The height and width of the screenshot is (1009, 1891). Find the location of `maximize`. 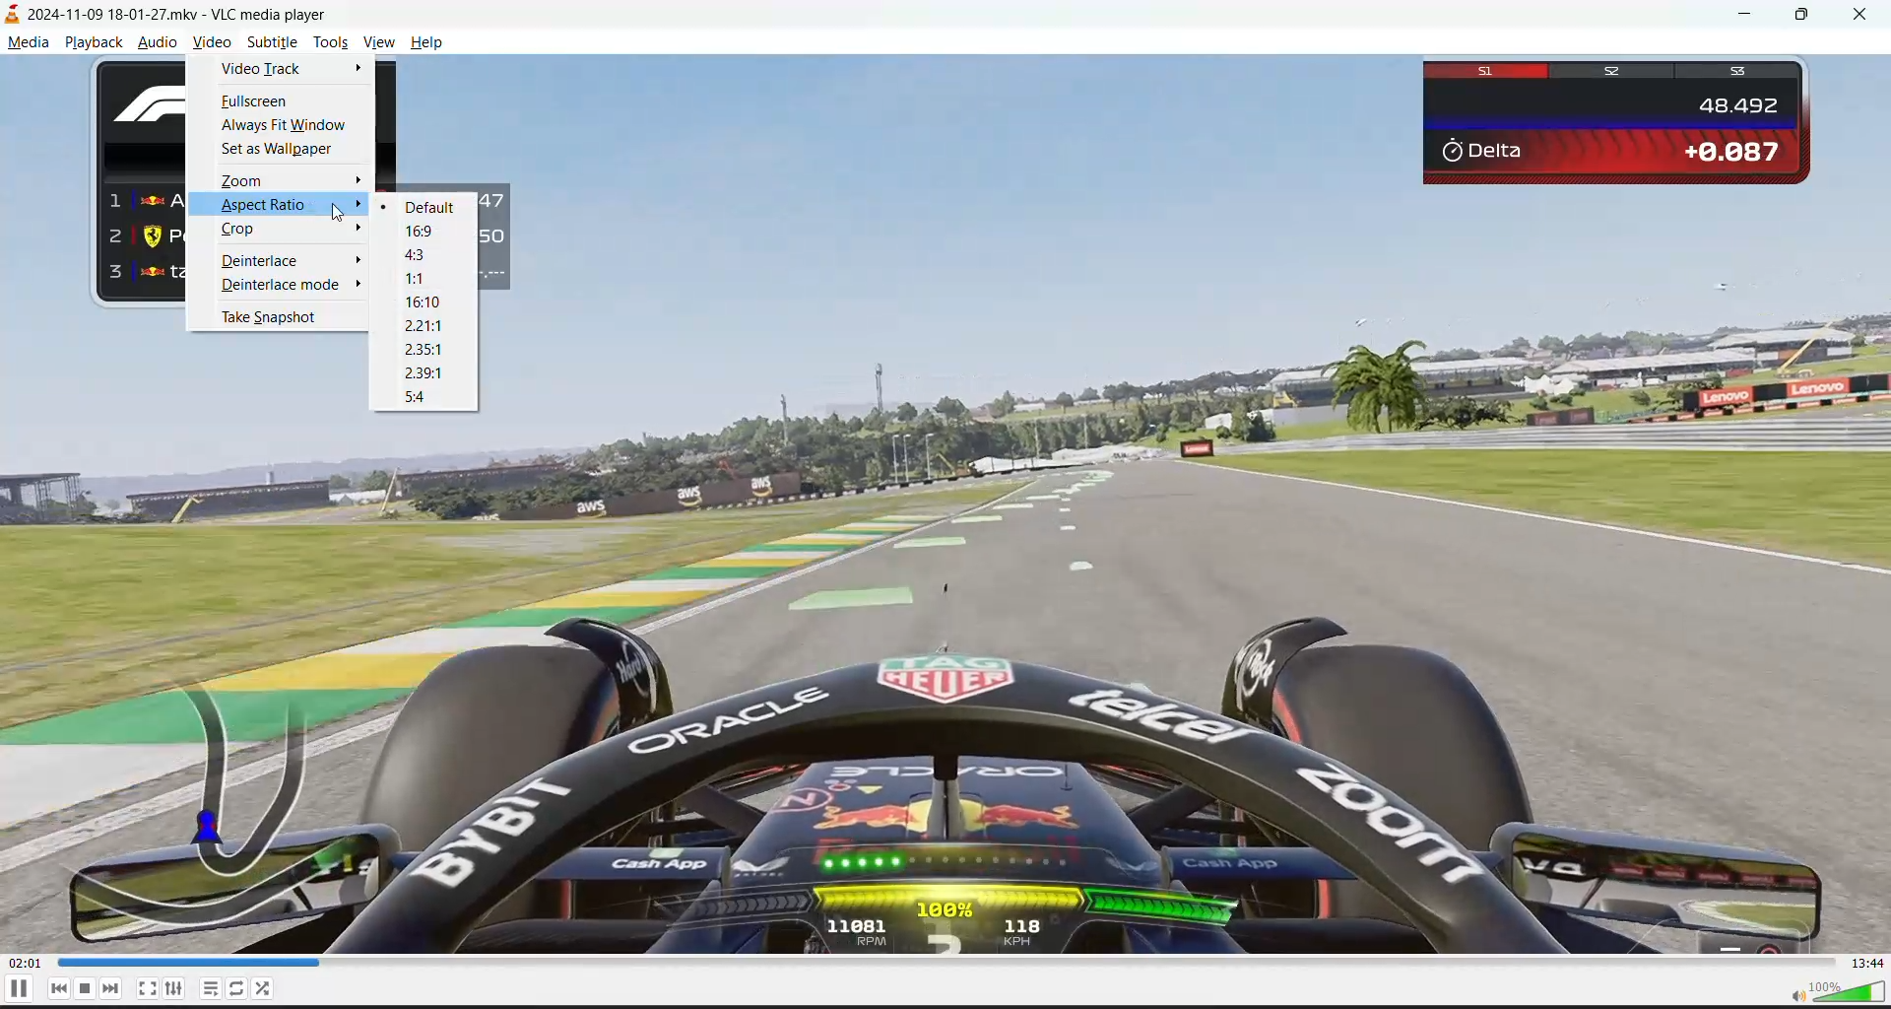

maximize is located at coordinates (1806, 16).